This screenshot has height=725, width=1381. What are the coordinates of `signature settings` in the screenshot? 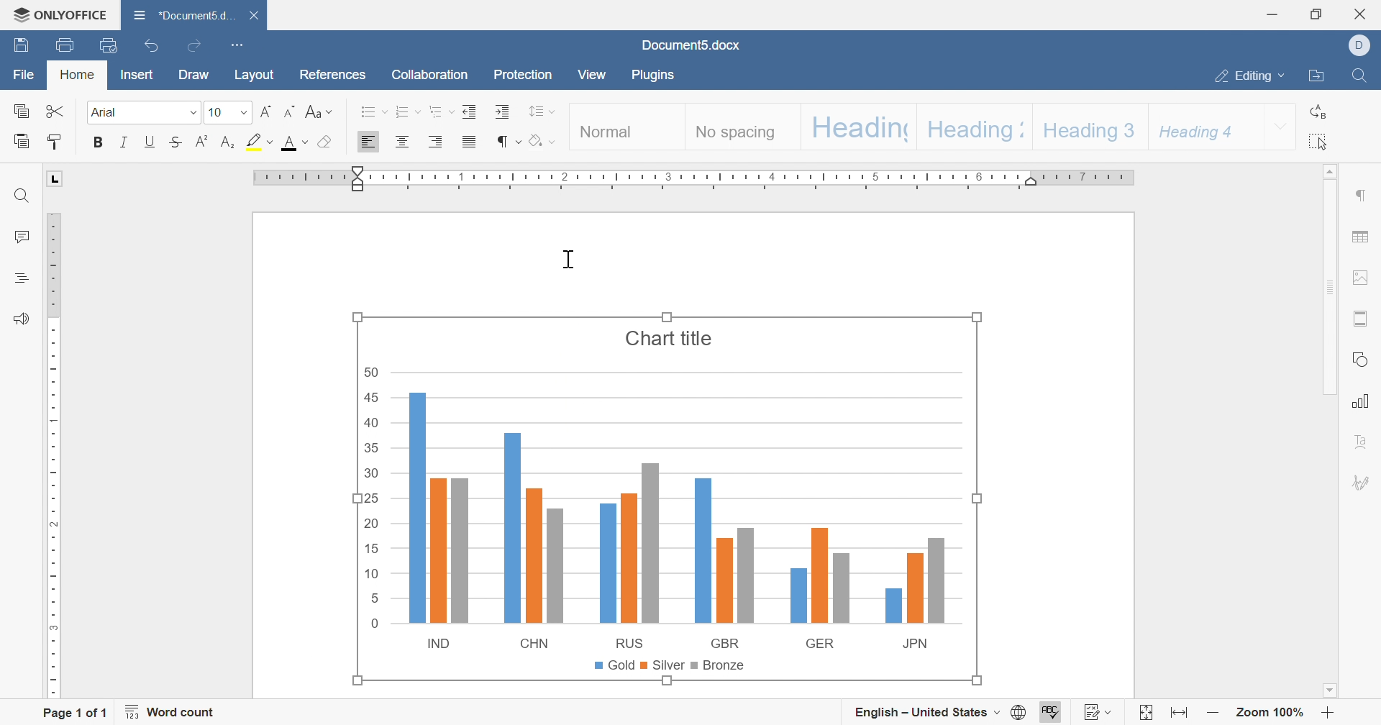 It's located at (1367, 482).